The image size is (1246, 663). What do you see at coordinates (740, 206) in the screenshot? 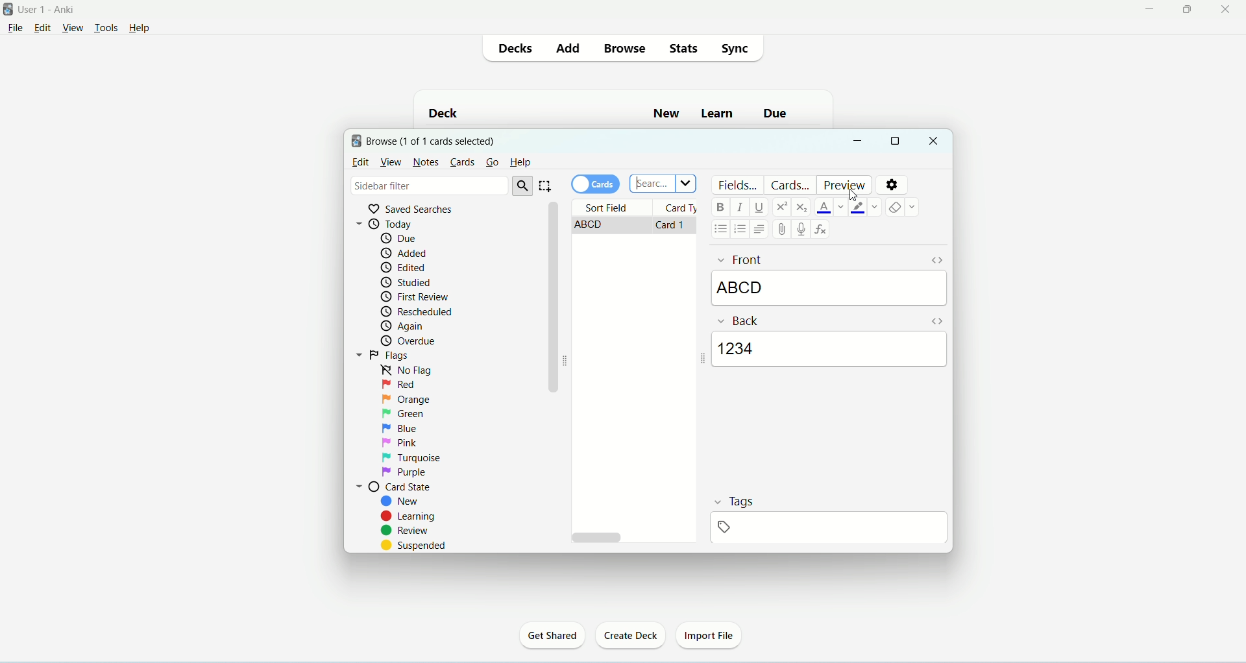
I see `italics` at bounding box center [740, 206].